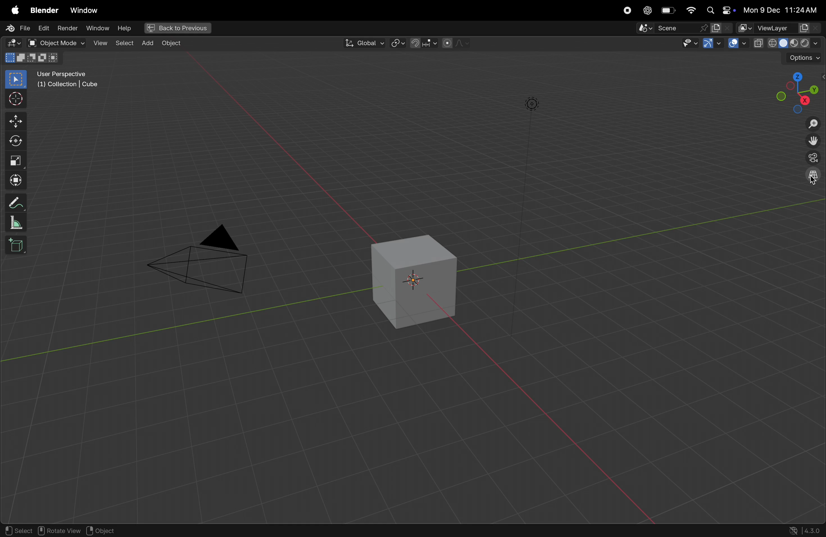 The image size is (826, 537). What do you see at coordinates (12, 8) in the screenshot?
I see `apple menu` at bounding box center [12, 8].